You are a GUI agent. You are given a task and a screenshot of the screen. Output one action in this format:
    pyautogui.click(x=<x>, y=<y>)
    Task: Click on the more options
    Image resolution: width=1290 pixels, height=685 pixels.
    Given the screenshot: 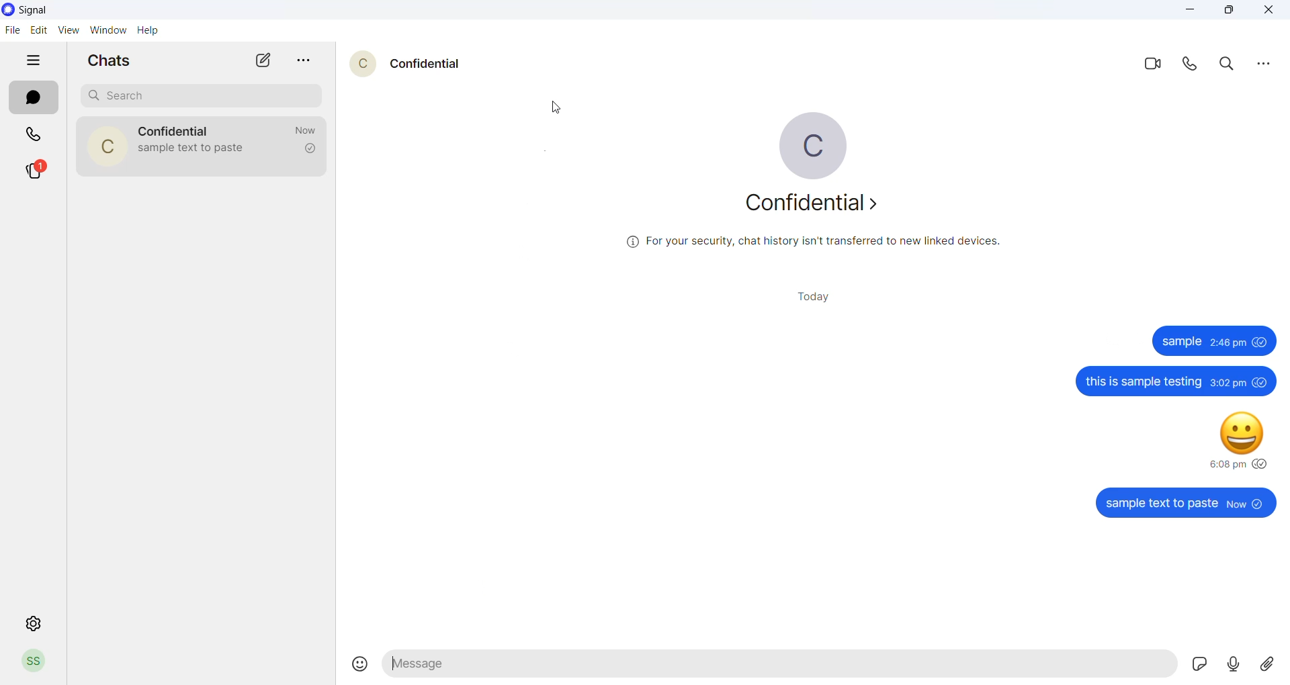 What is the action you would take?
    pyautogui.click(x=309, y=61)
    